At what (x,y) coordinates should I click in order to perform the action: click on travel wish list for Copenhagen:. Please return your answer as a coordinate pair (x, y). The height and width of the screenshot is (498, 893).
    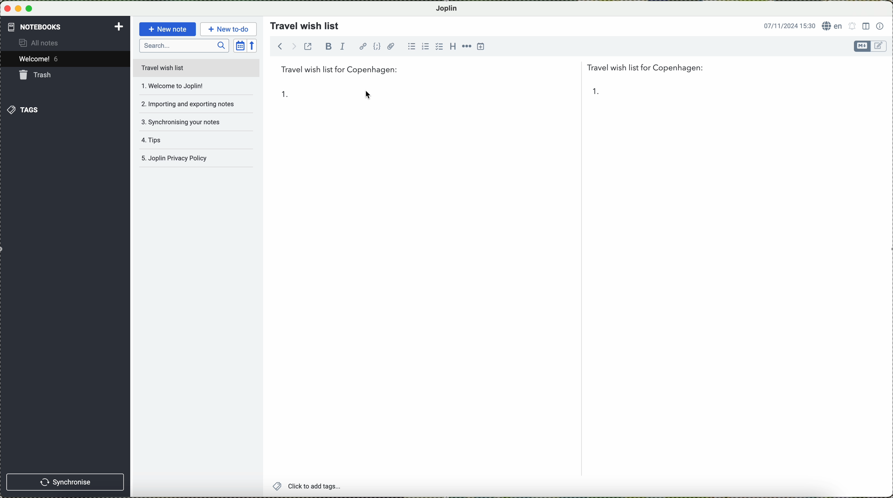
    Looking at the image, I should click on (496, 71).